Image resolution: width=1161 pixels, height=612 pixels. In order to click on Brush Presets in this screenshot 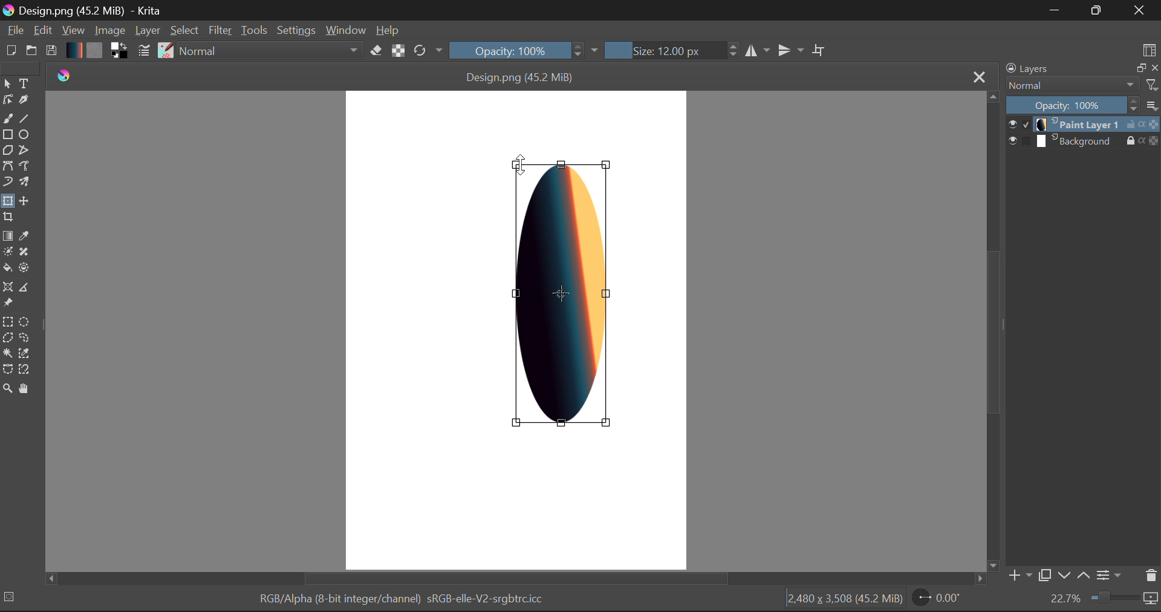, I will do `click(164, 51)`.